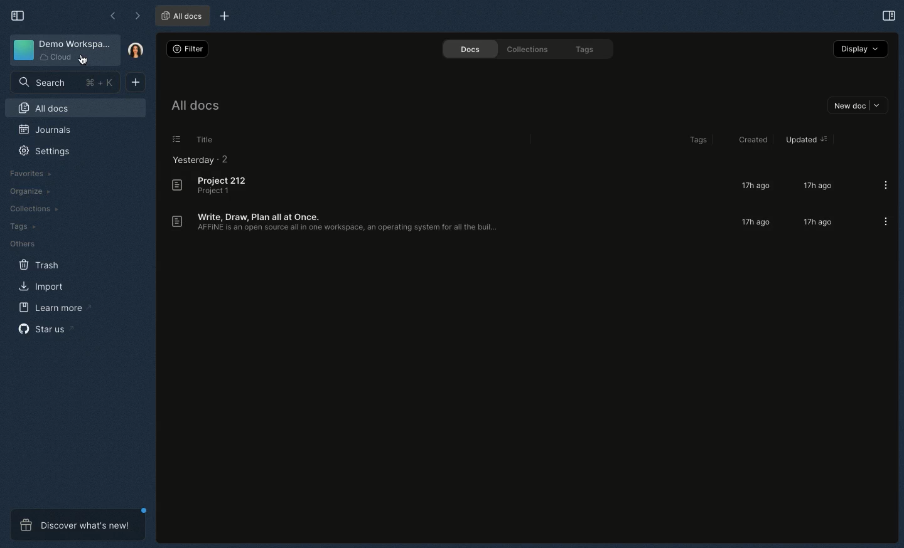  Describe the element at coordinates (856, 106) in the screenshot. I see `New doc` at that location.